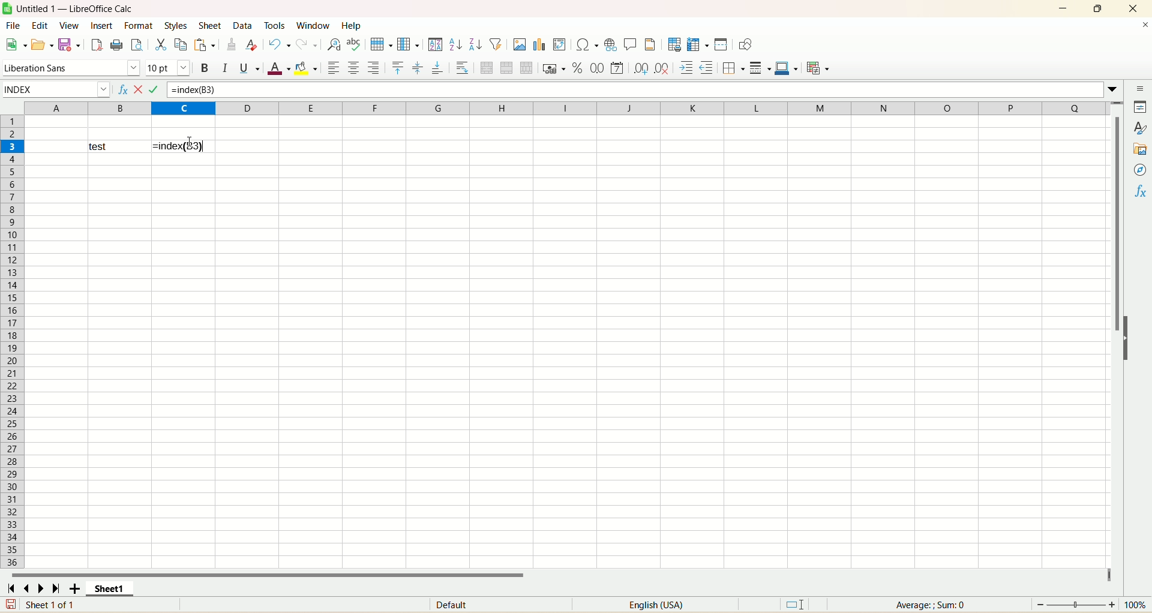  Describe the element at coordinates (306, 68) in the screenshot. I see `background color` at that location.